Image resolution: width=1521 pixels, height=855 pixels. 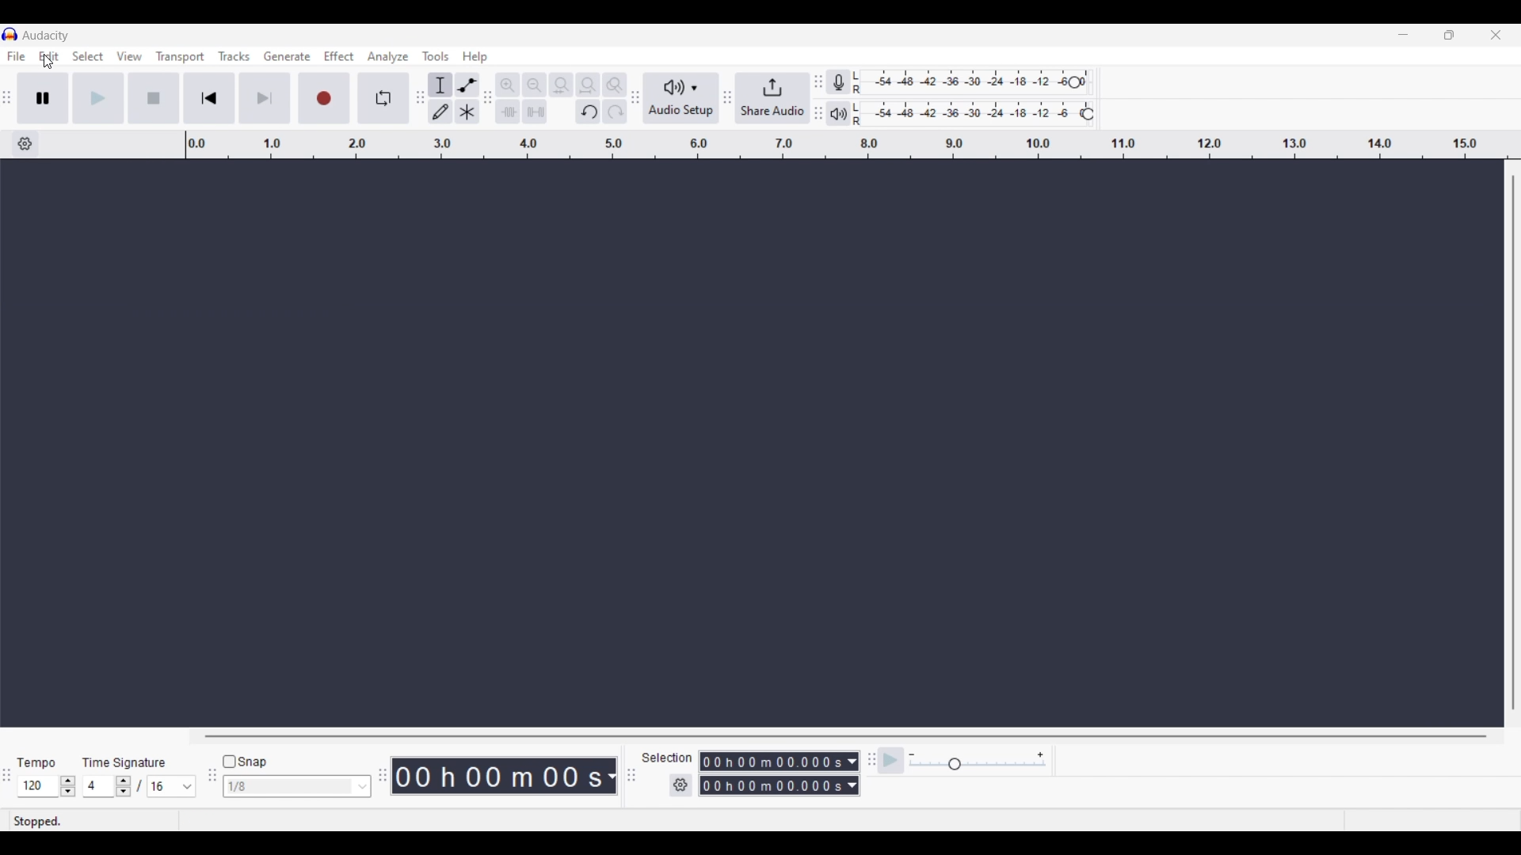 I want to click on Fit selection to width, so click(x=561, y=85).